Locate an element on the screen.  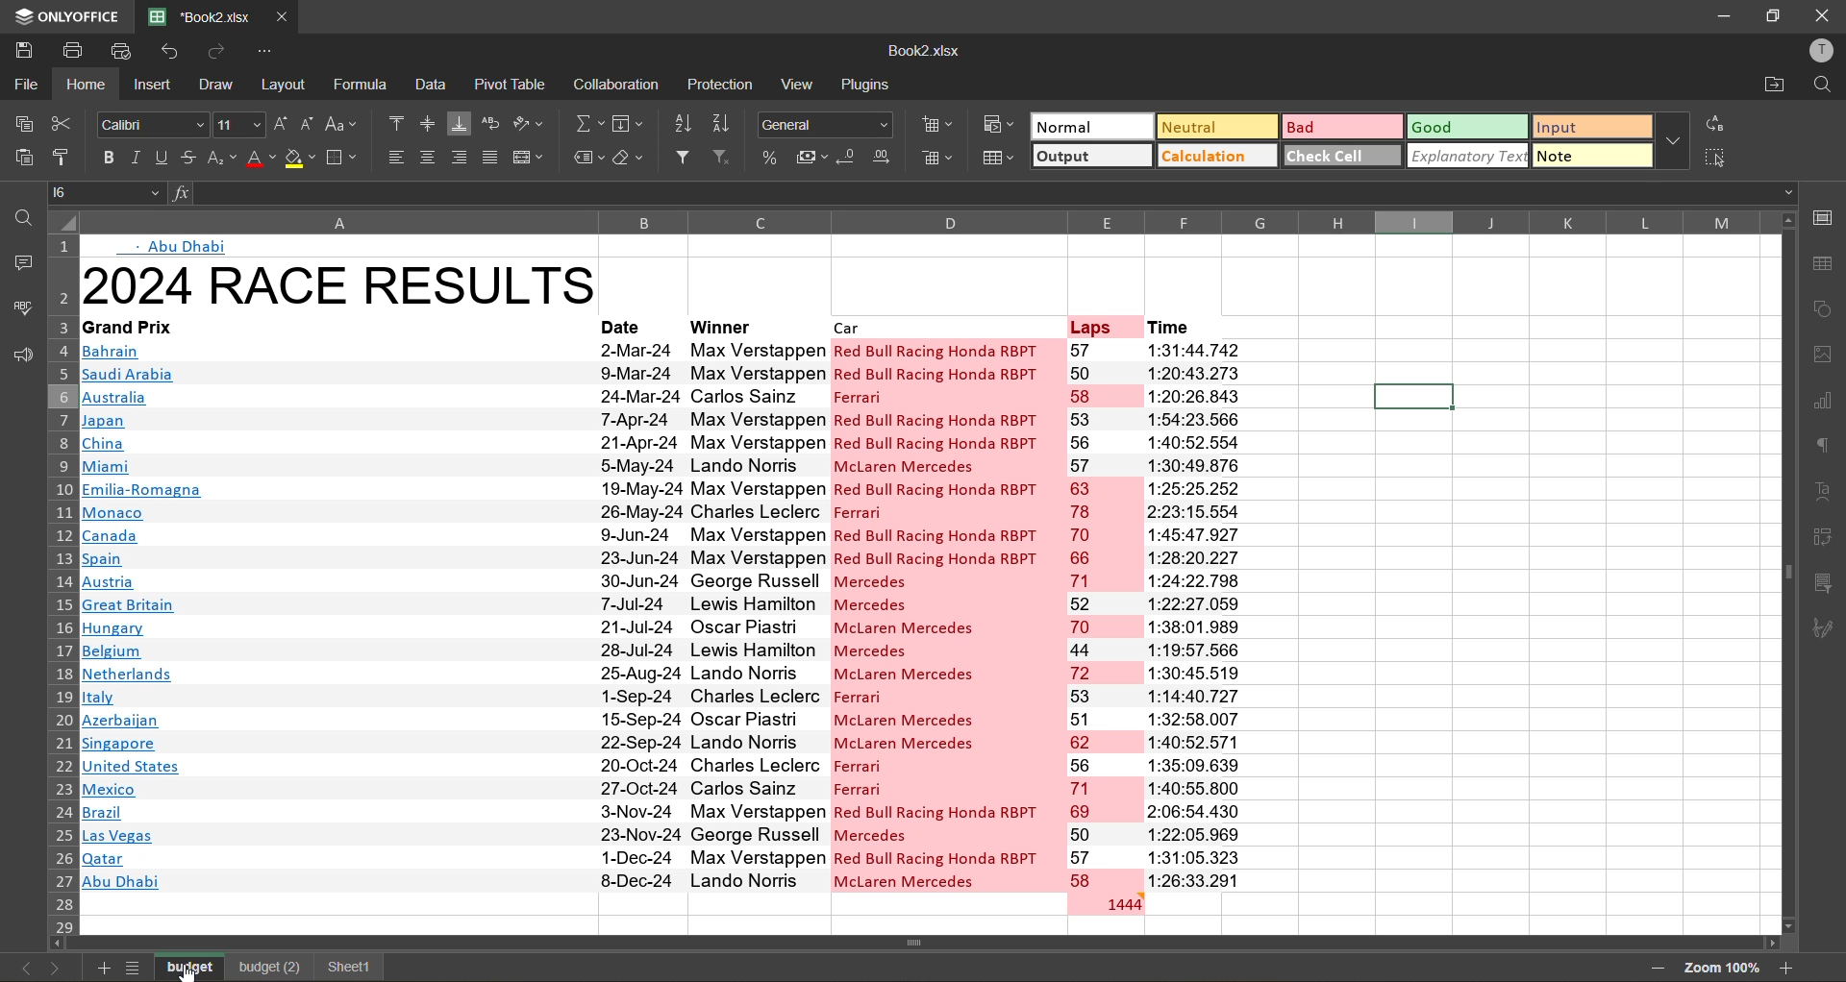
font style is located at coordinates (154, 126).